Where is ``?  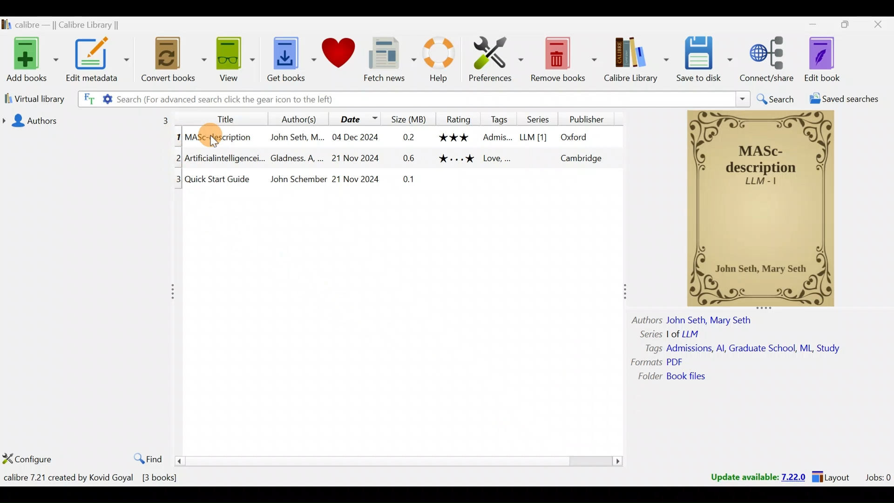
 is located at coordinates (409, 180).